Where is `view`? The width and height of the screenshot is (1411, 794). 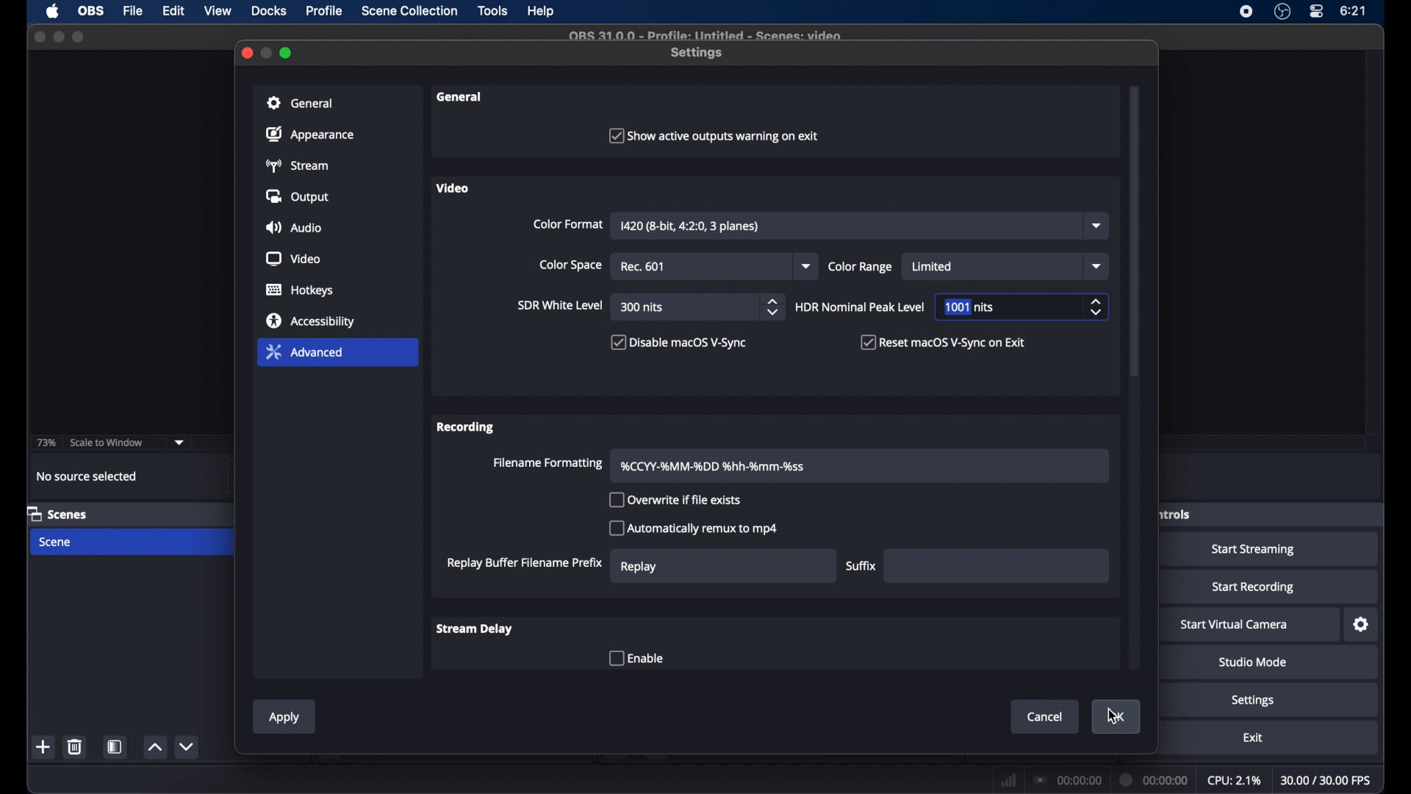 view is located at coordinates (218, 12).